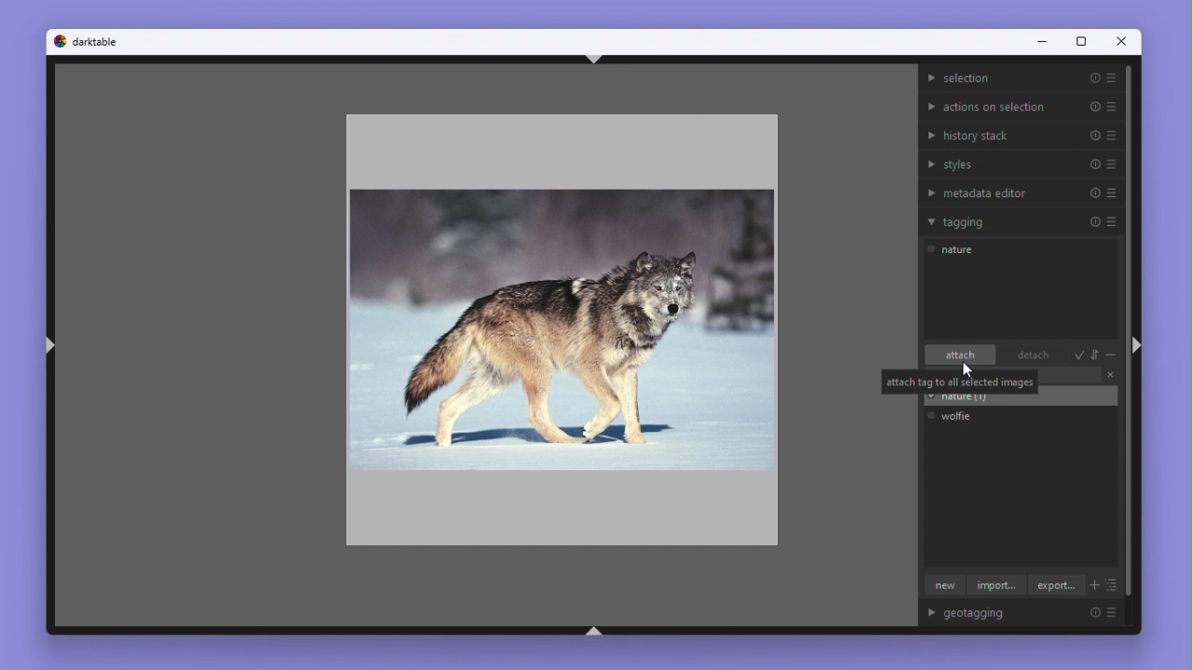 This screenshot has height=670, width=1192. What do you see at coordinates (961, 356) in the screenshot?
I see `Attach` at bounding box center [961, 356].